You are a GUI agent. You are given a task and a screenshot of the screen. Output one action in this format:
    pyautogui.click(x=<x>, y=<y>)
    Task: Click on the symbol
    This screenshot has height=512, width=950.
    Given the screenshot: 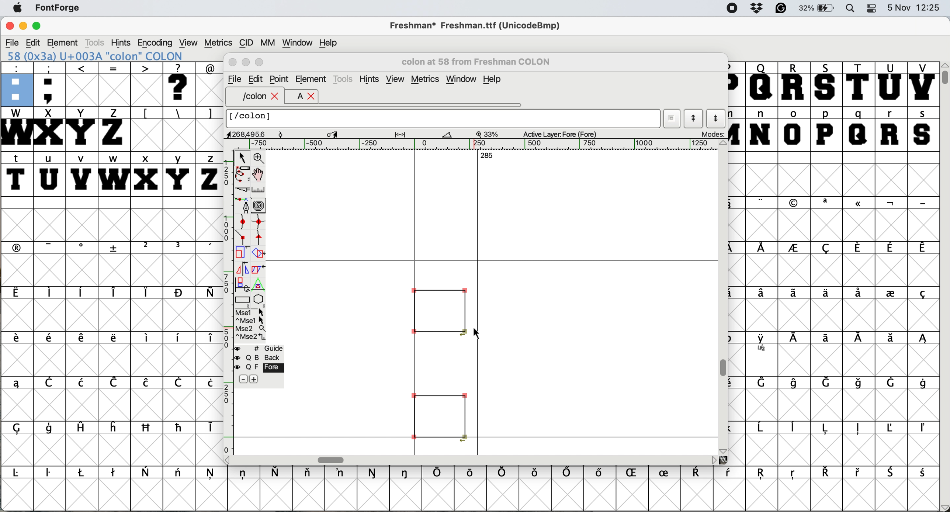 What is the action you would take?
    pyautogui.click(x=824, y=293)
    